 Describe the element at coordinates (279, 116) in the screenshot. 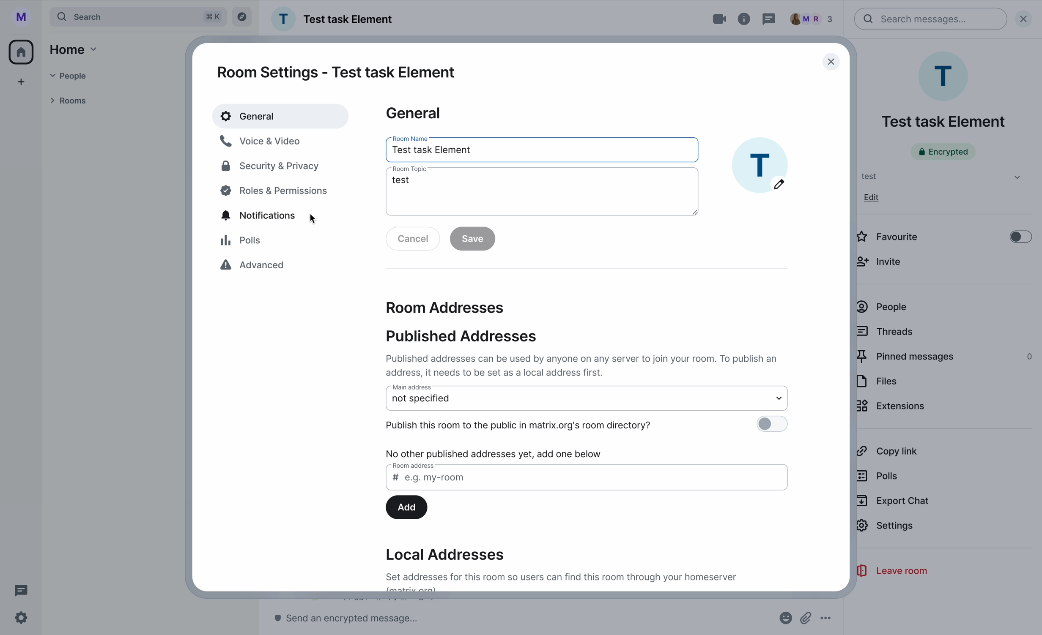

I see `general` at that location.